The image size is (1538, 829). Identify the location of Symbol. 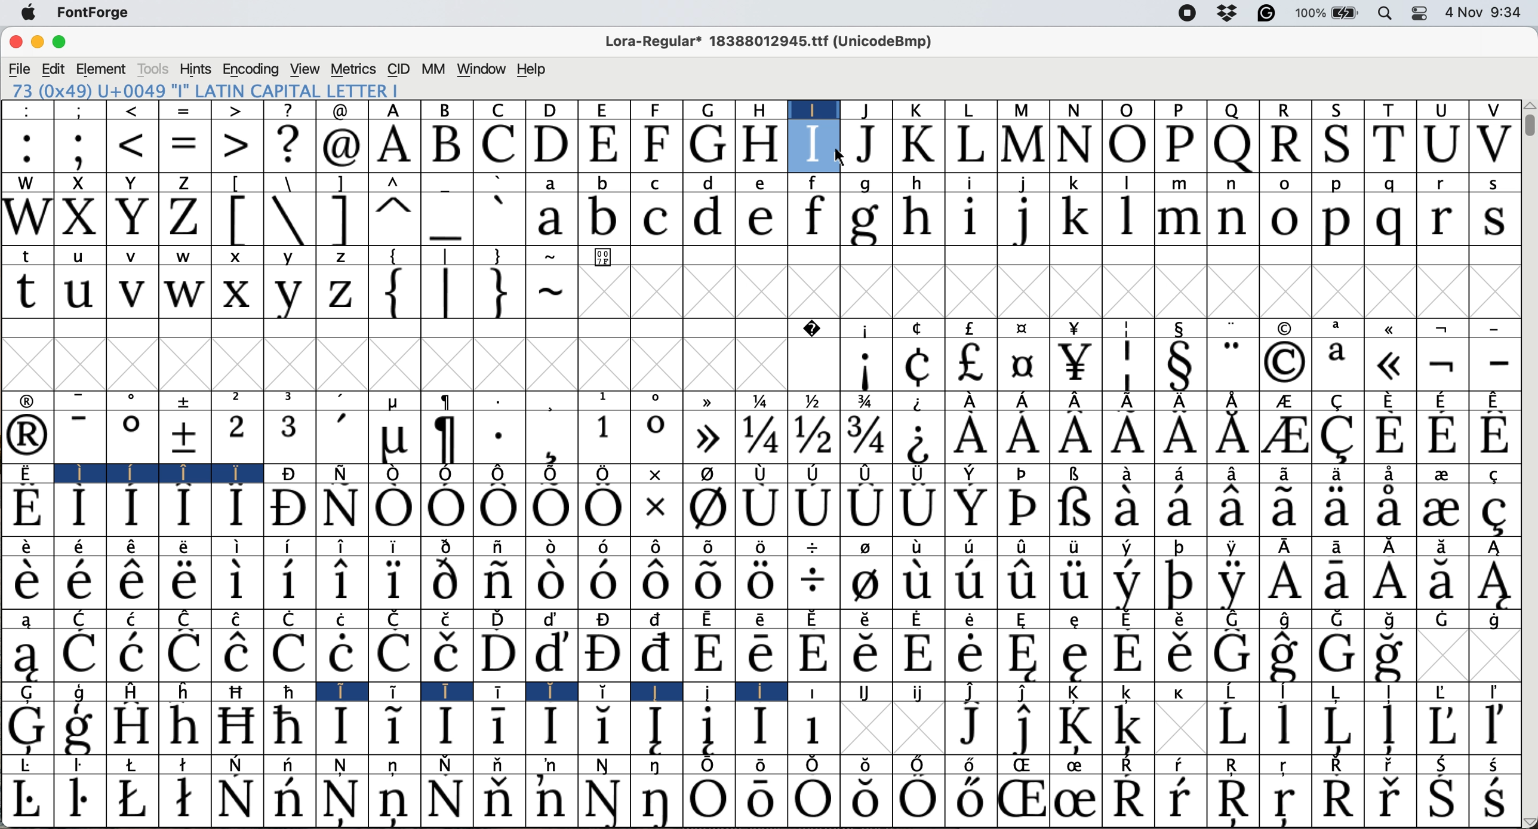
(553, 438).